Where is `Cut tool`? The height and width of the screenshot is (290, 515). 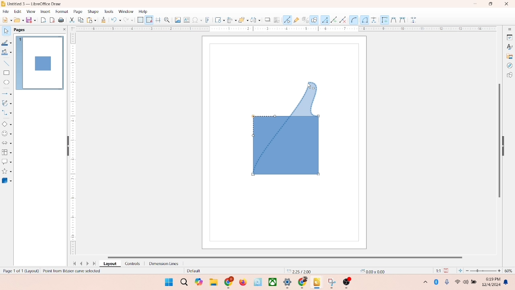 Cut tool is located at coordinates (391, 19).